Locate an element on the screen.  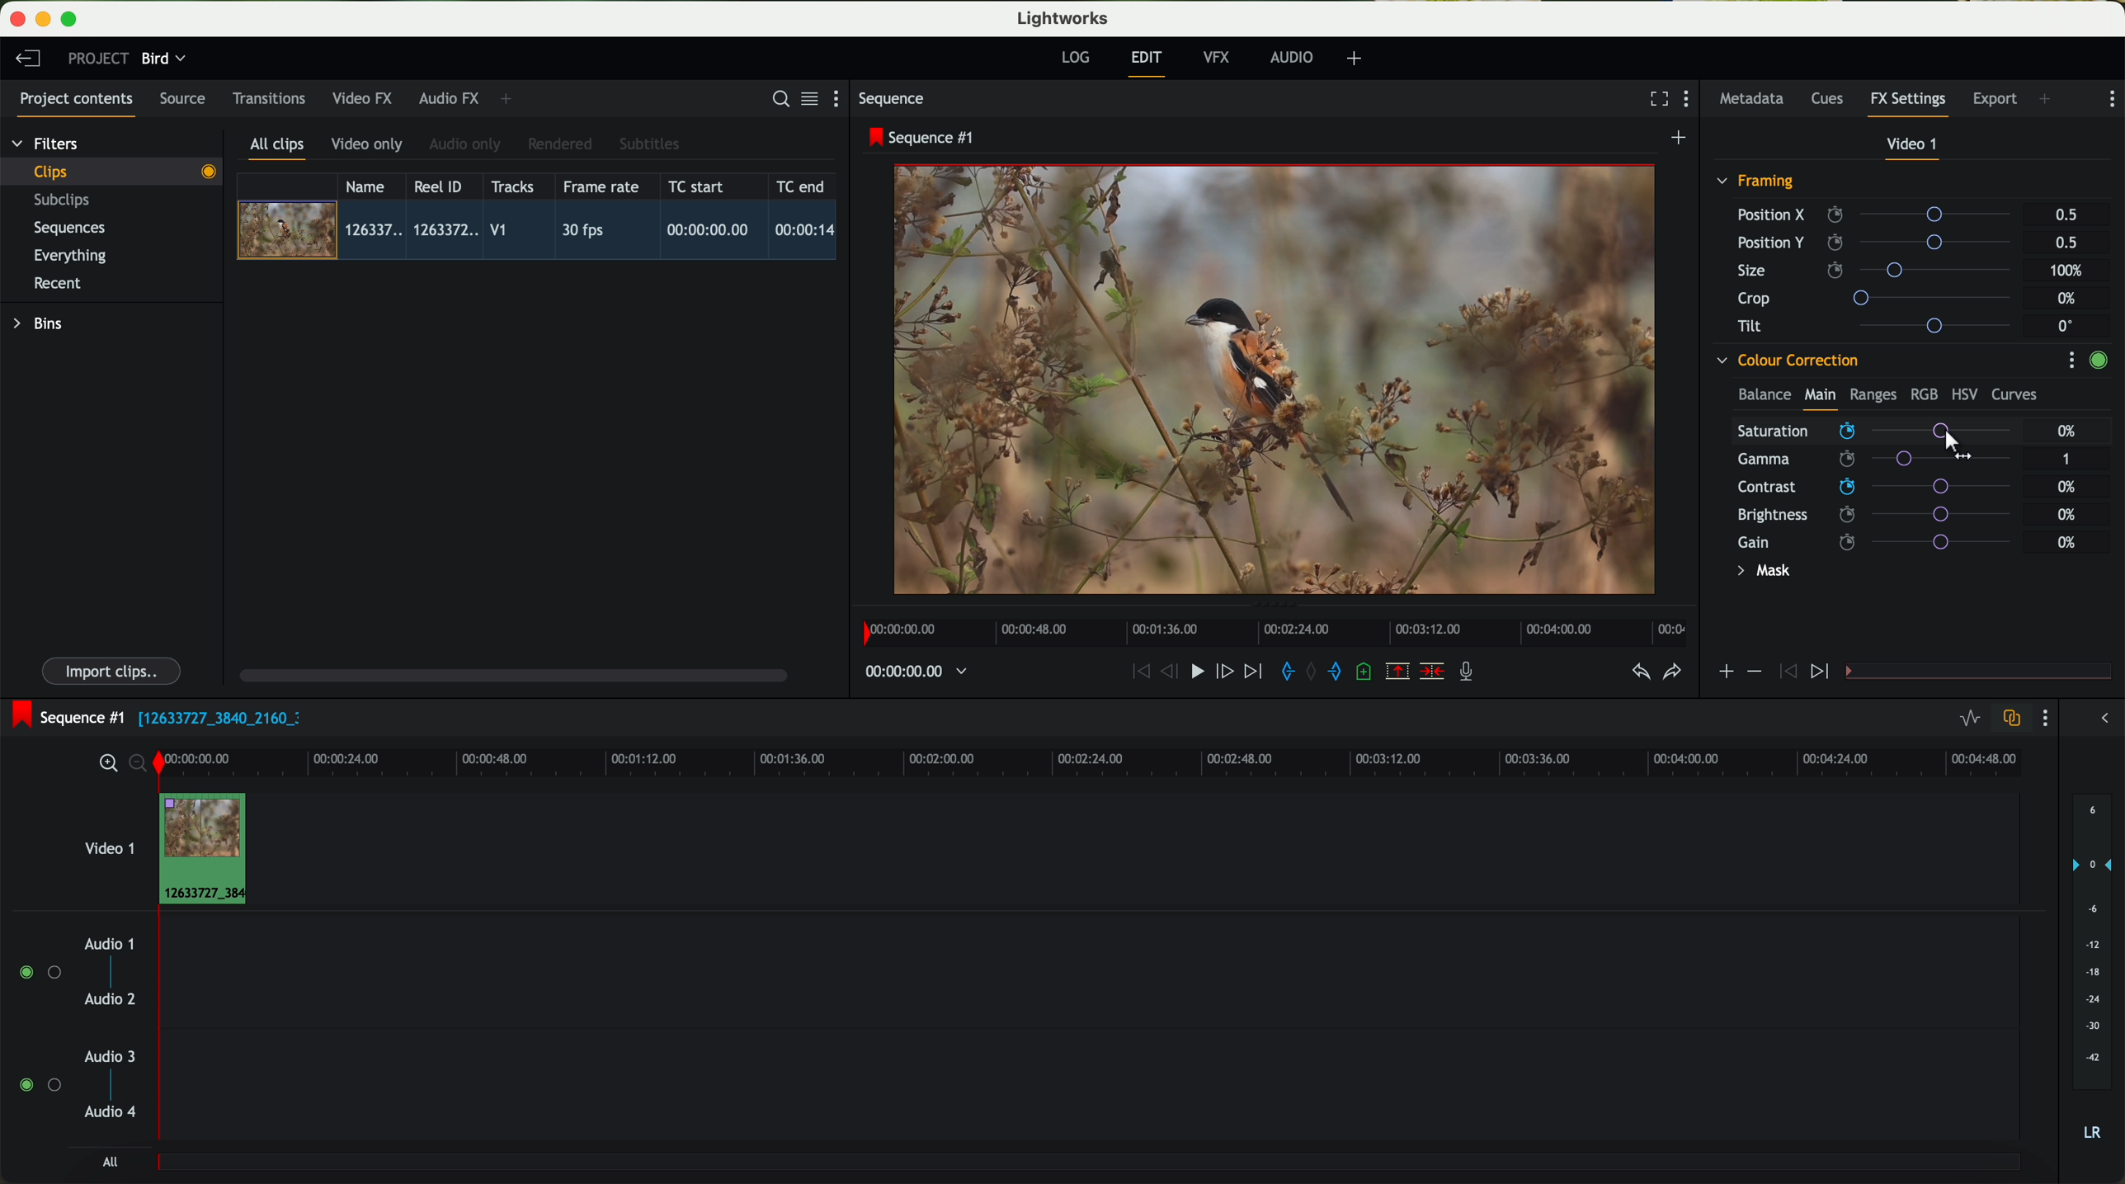
balance is located at coordinates (1765, 396).